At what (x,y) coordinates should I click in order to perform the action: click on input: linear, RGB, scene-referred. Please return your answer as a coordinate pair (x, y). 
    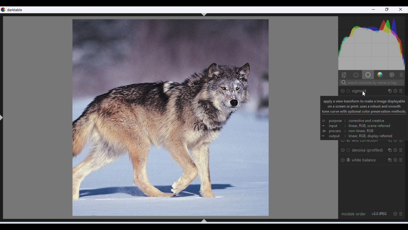
    Looking at the image, I should click on (360, 126).